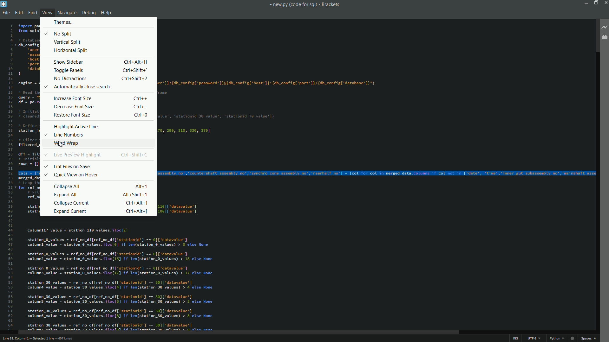 This screenshot has width=609, height=342. What do you see at coordinates (78, 86) in the screenshot?
I see `automatically close braces` at bounding box center [78, 86].